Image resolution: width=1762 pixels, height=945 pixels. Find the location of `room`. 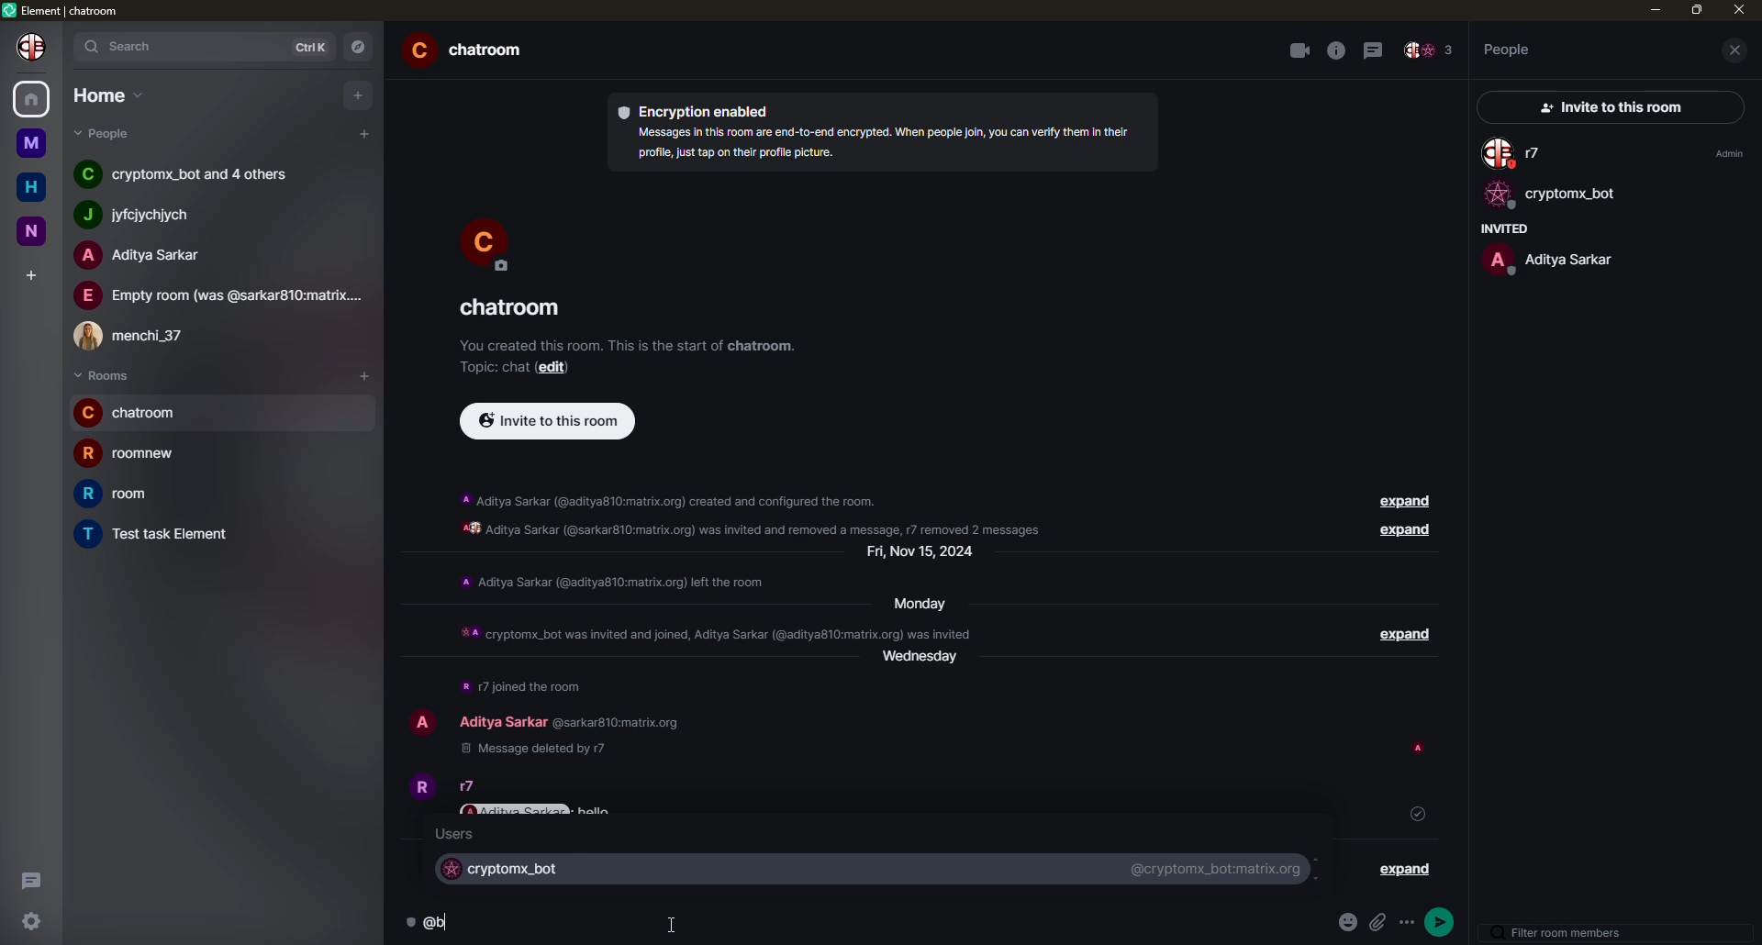

room is located at coordinates (129, 495).